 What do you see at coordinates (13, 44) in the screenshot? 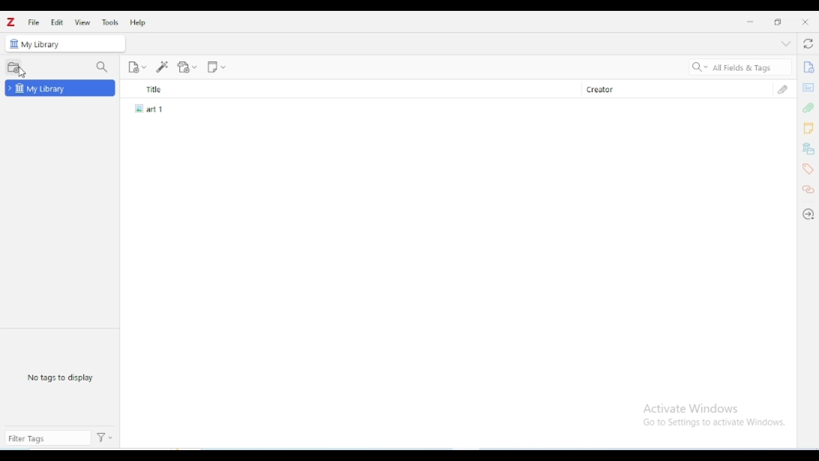
I see `icon` at bounding box center [13, 44].